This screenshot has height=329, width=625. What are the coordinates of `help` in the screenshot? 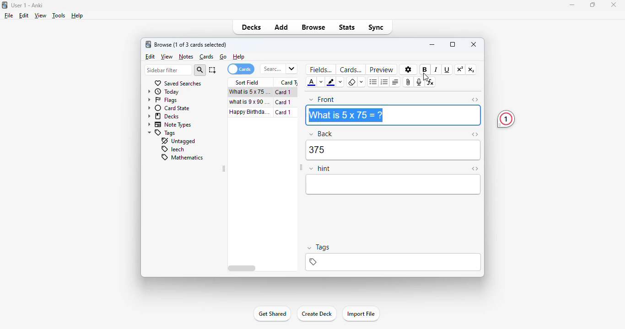 It's located at (77, 16).